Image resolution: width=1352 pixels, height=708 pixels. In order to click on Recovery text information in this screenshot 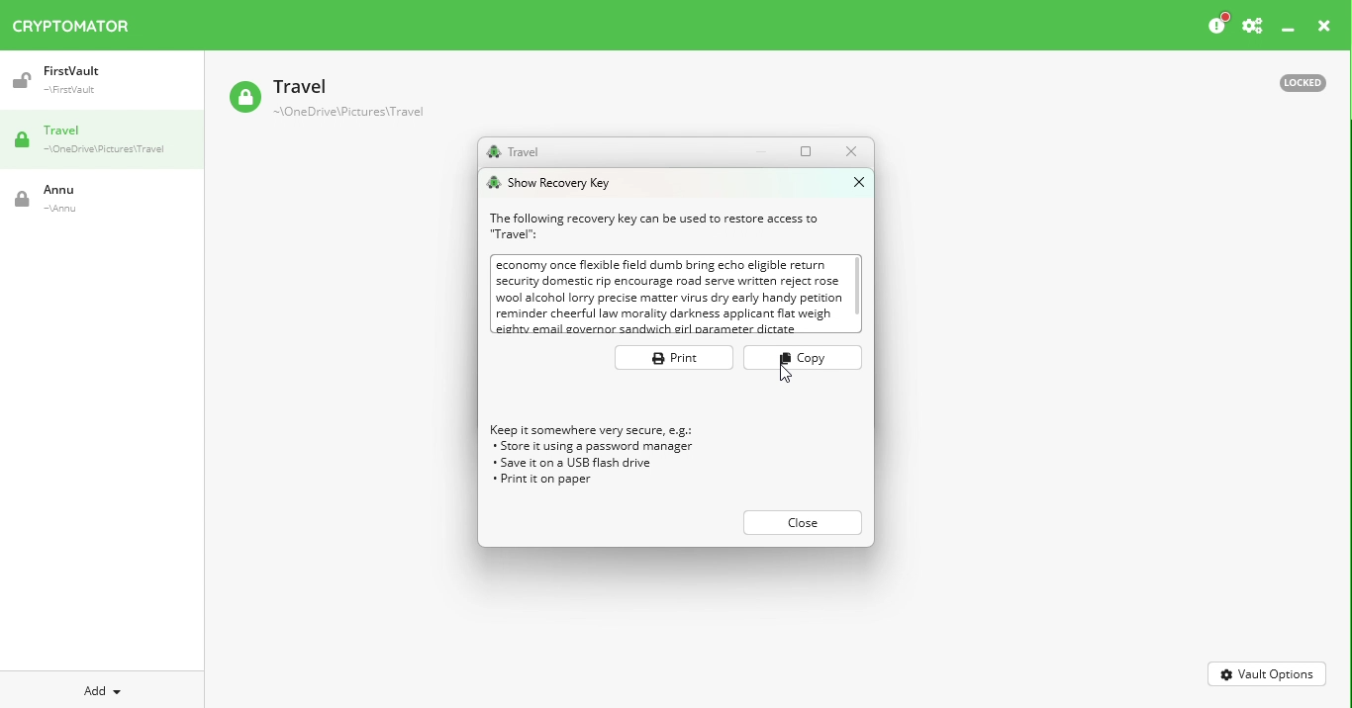, I will do `click(657, 225)`.